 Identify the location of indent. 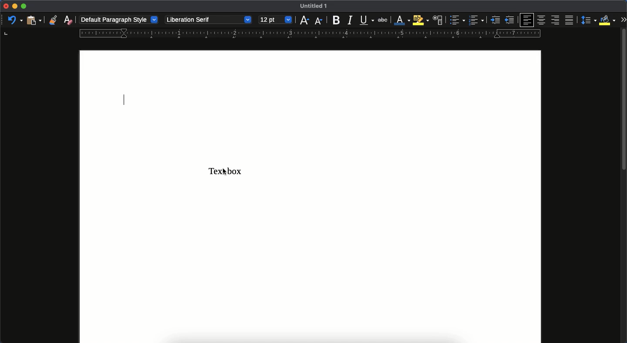
(494, 20).